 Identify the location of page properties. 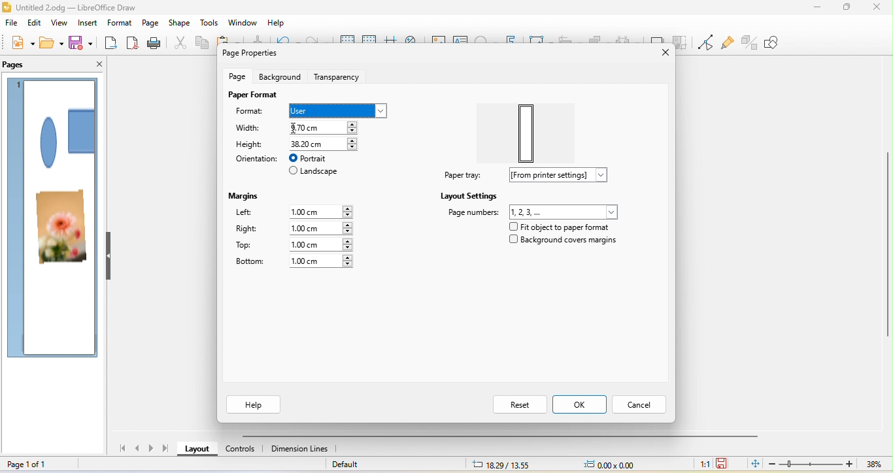
(267, 54).